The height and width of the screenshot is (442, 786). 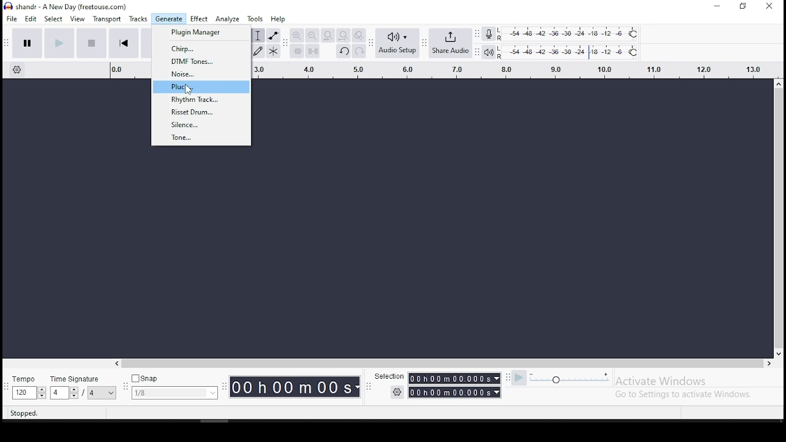 I want to click on rhythm track, so click(x=203, y=101).